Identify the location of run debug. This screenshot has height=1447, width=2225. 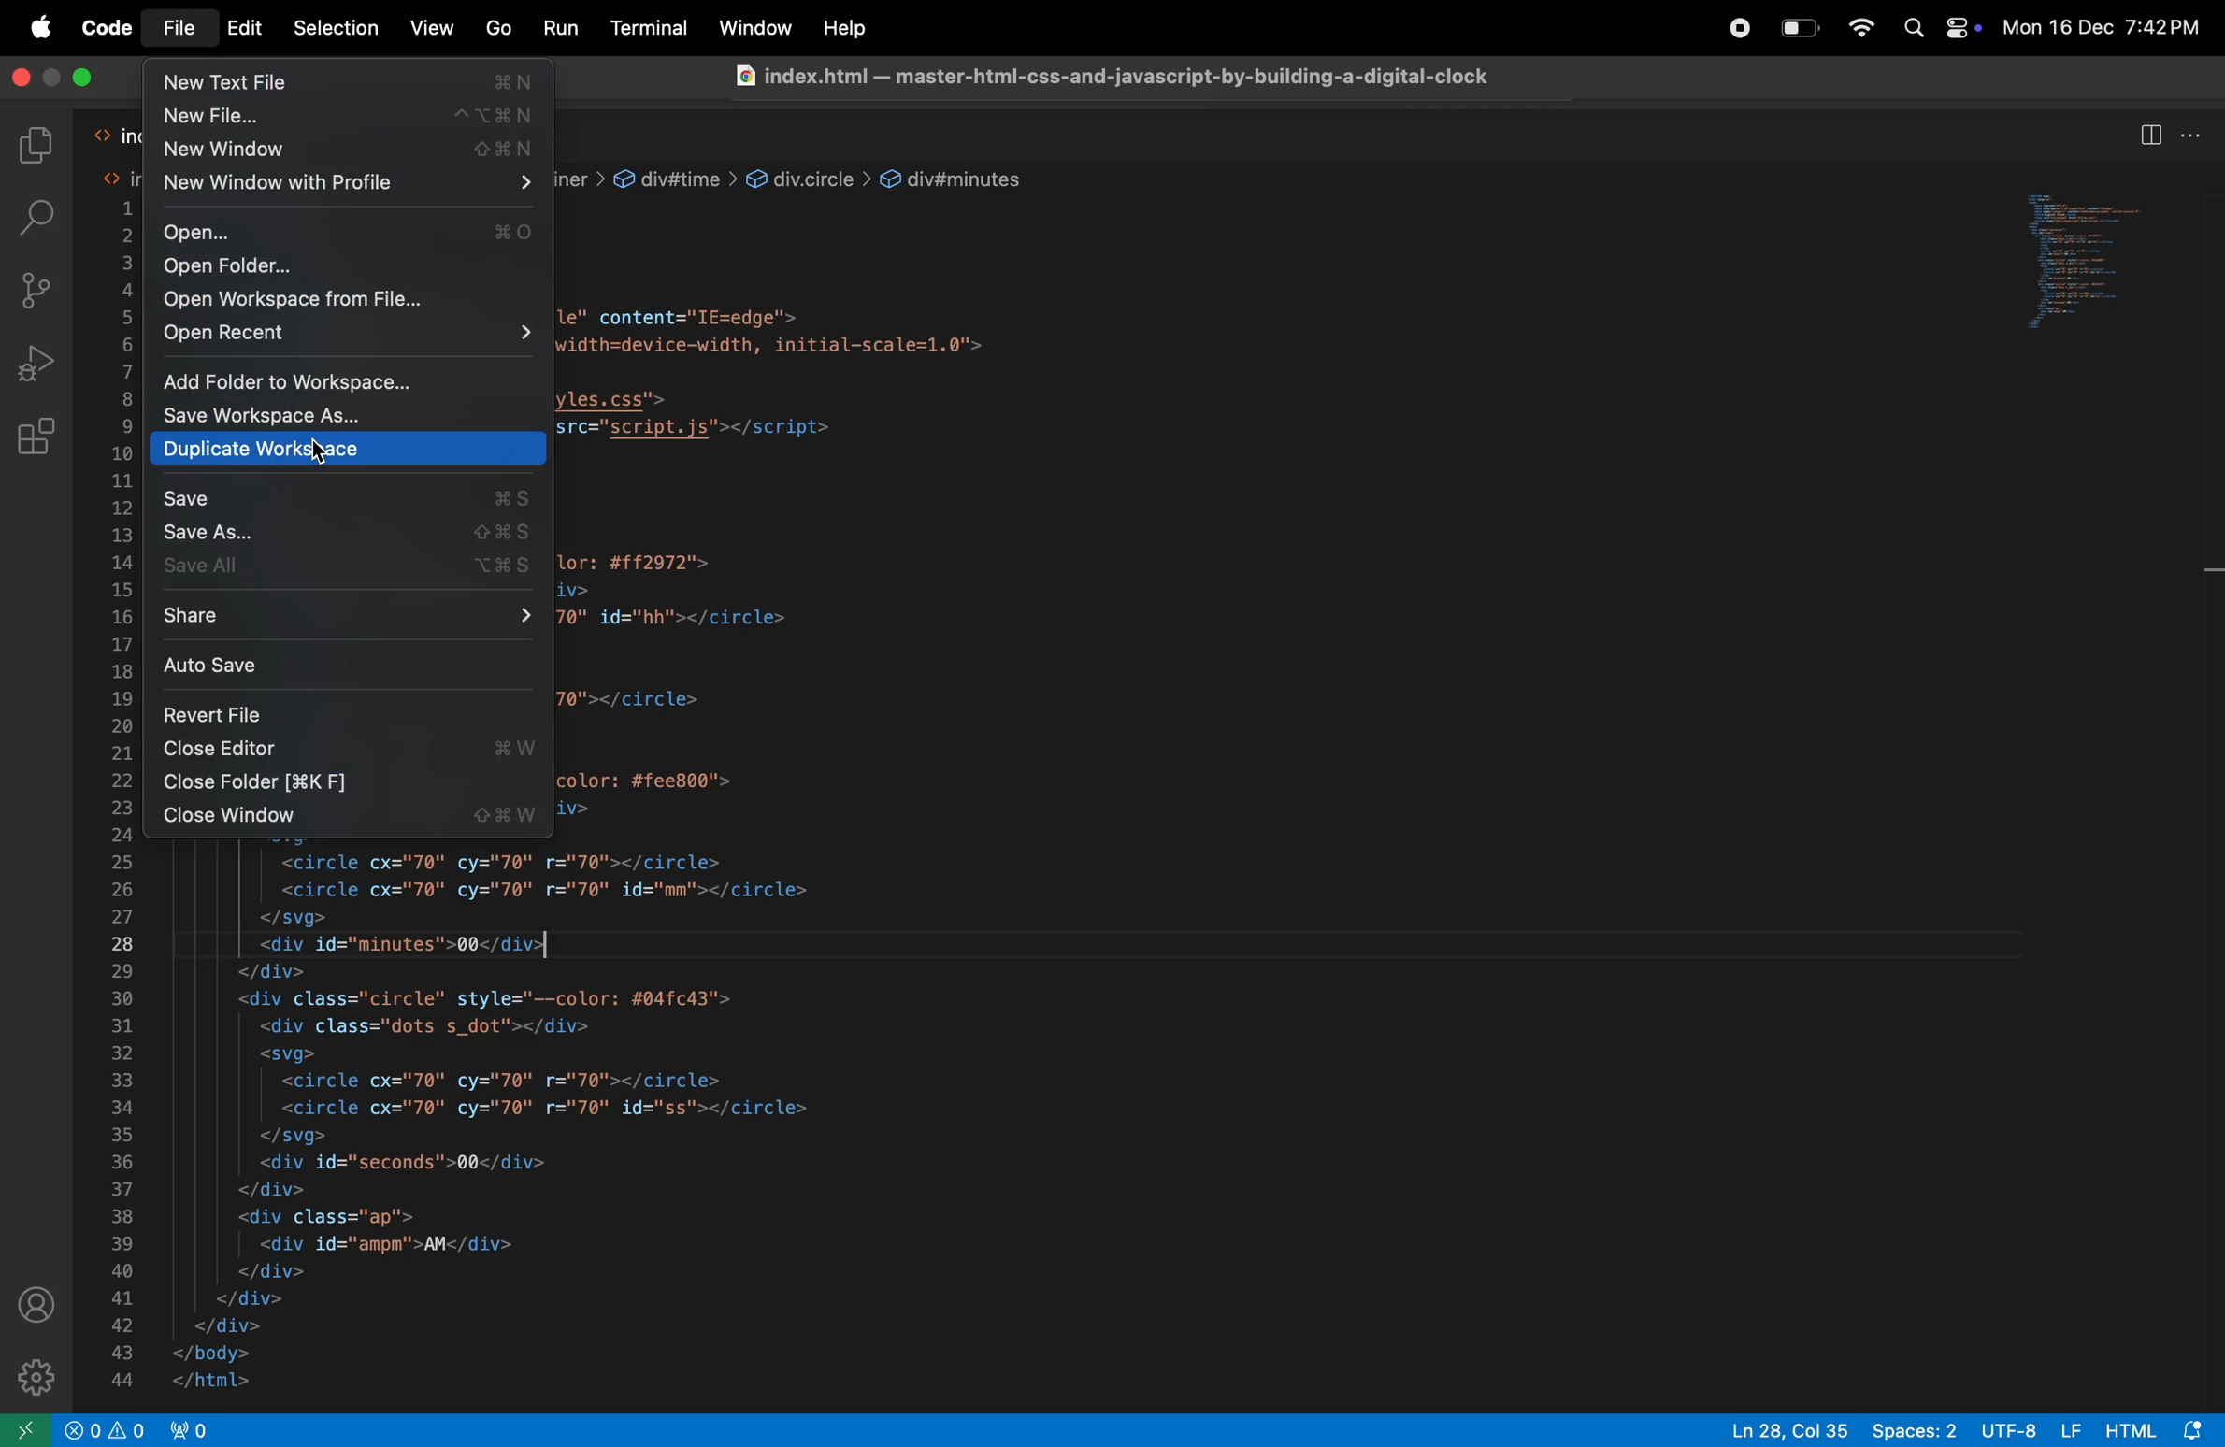
(37, 365).